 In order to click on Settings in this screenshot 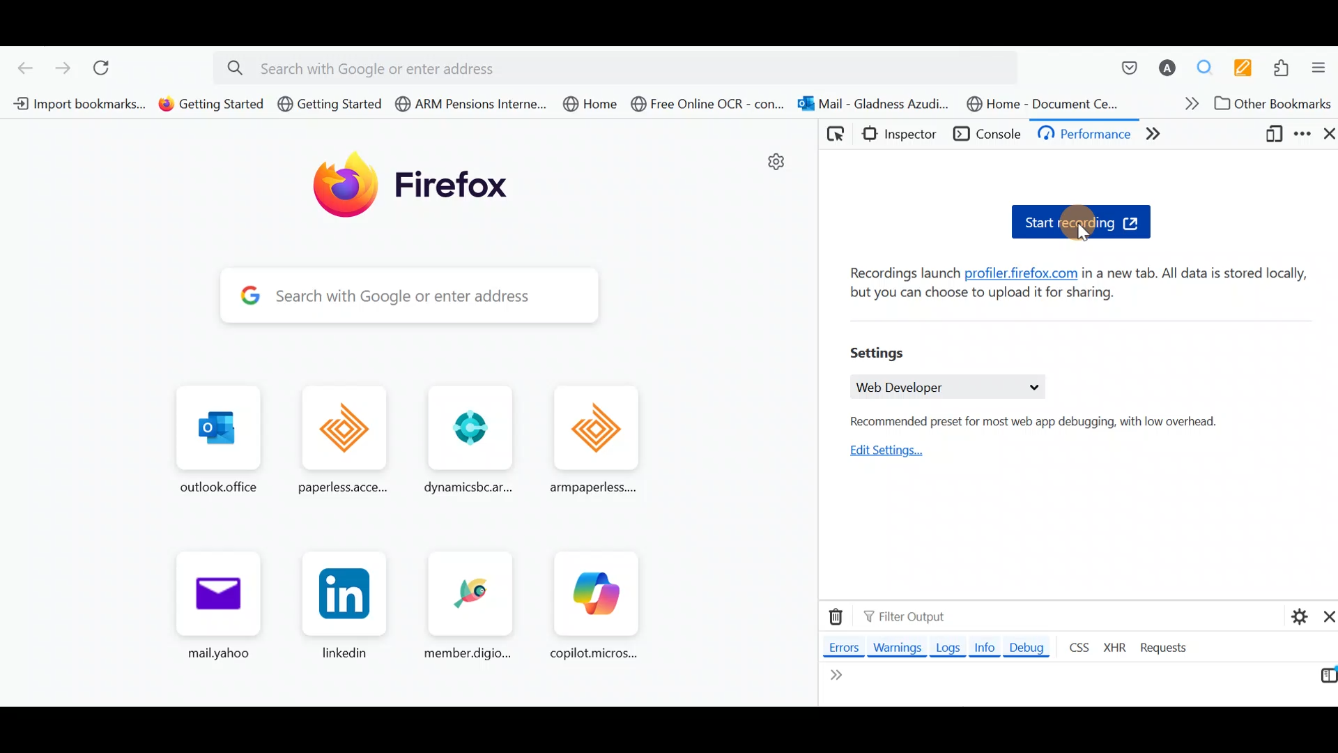, I will do `click(893, 351)`.